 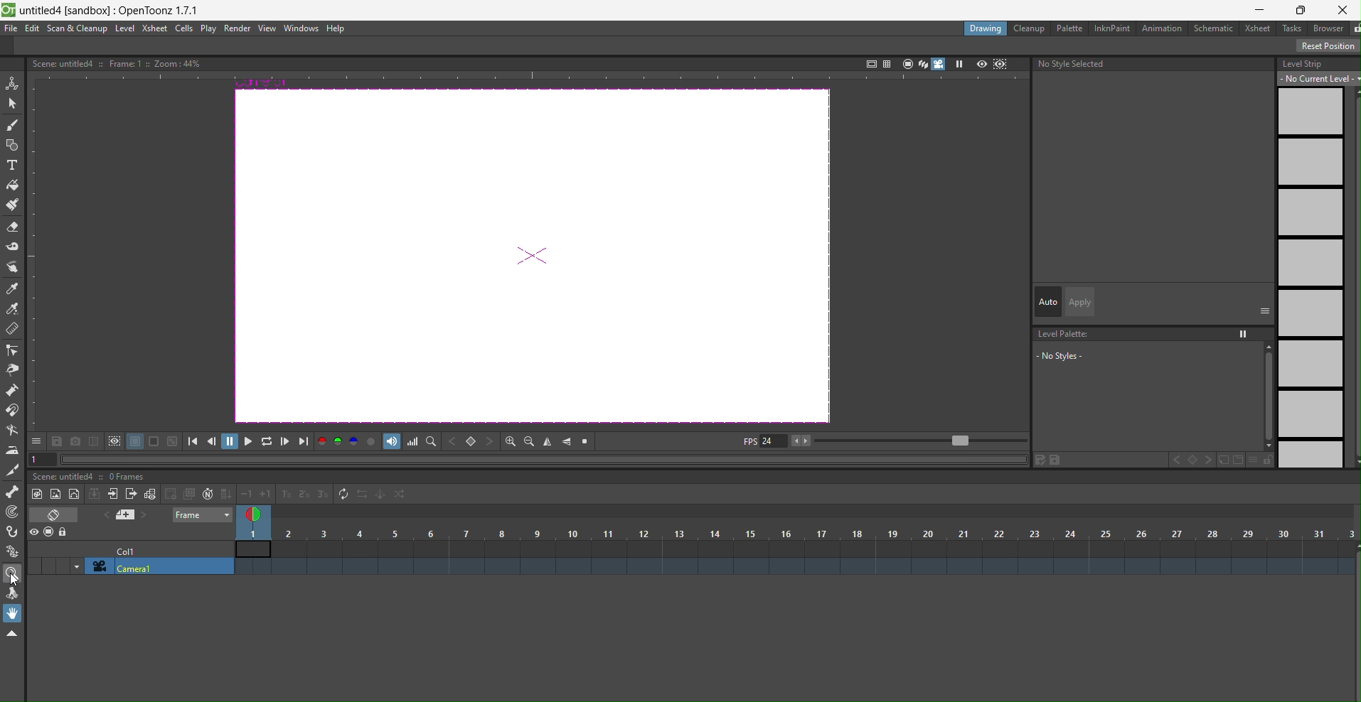 What do you see at coordinates (64, 533) in the screenshot?
I see `lock column` at bounding box center [64, 533].